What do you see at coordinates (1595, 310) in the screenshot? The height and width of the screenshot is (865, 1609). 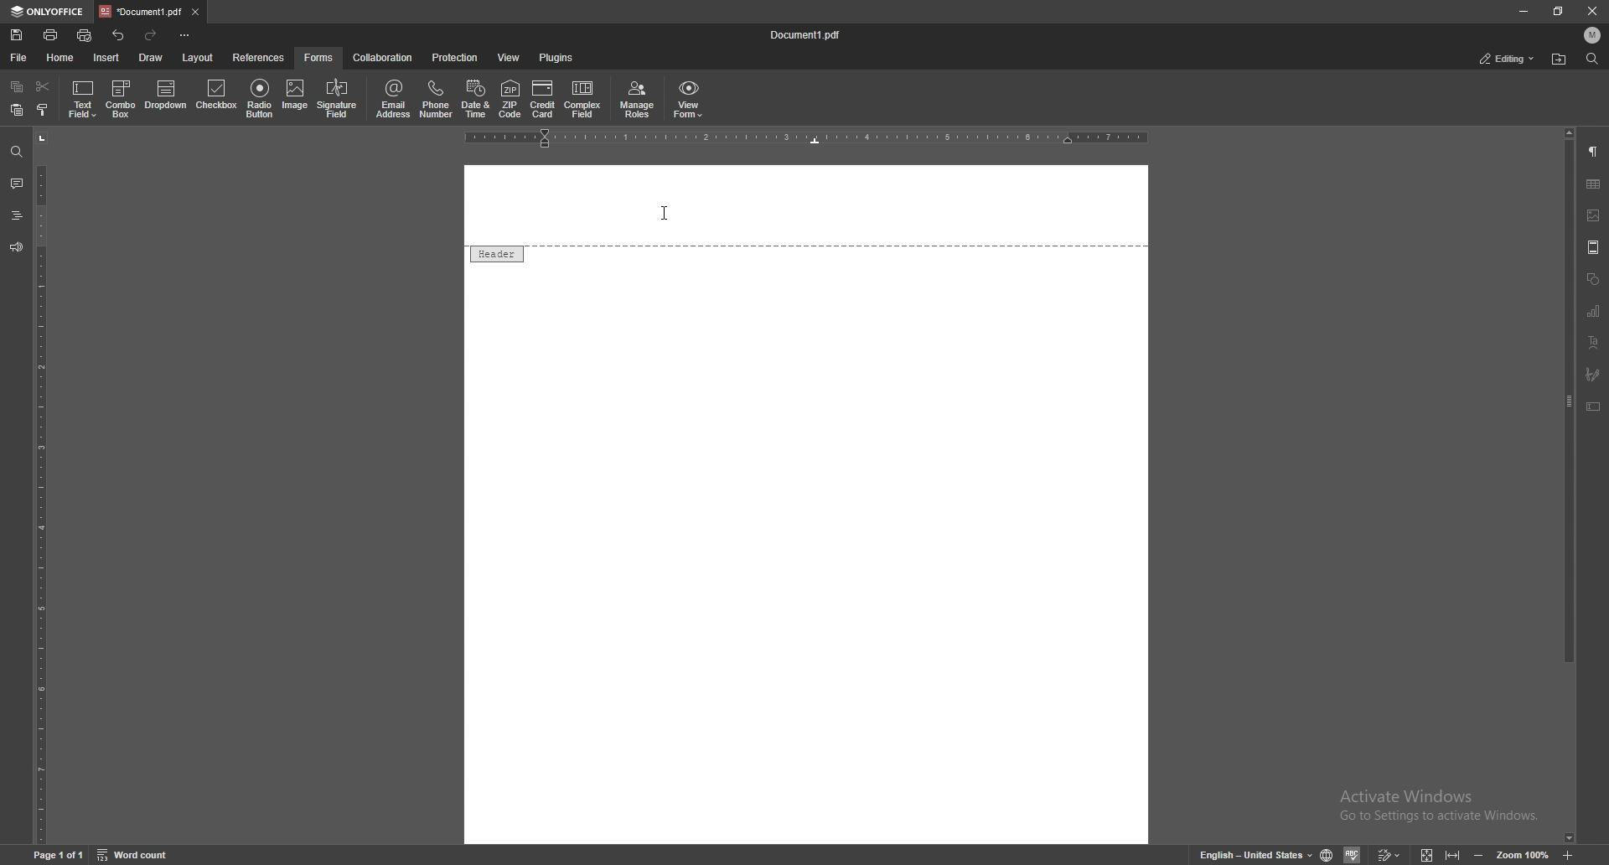 I see `chart` at bounding box center [1595, 310].